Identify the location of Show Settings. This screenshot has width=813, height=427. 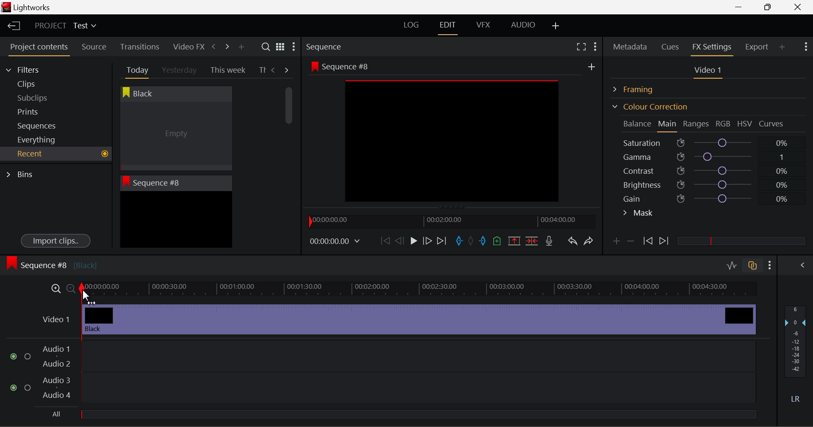
(770, 265).